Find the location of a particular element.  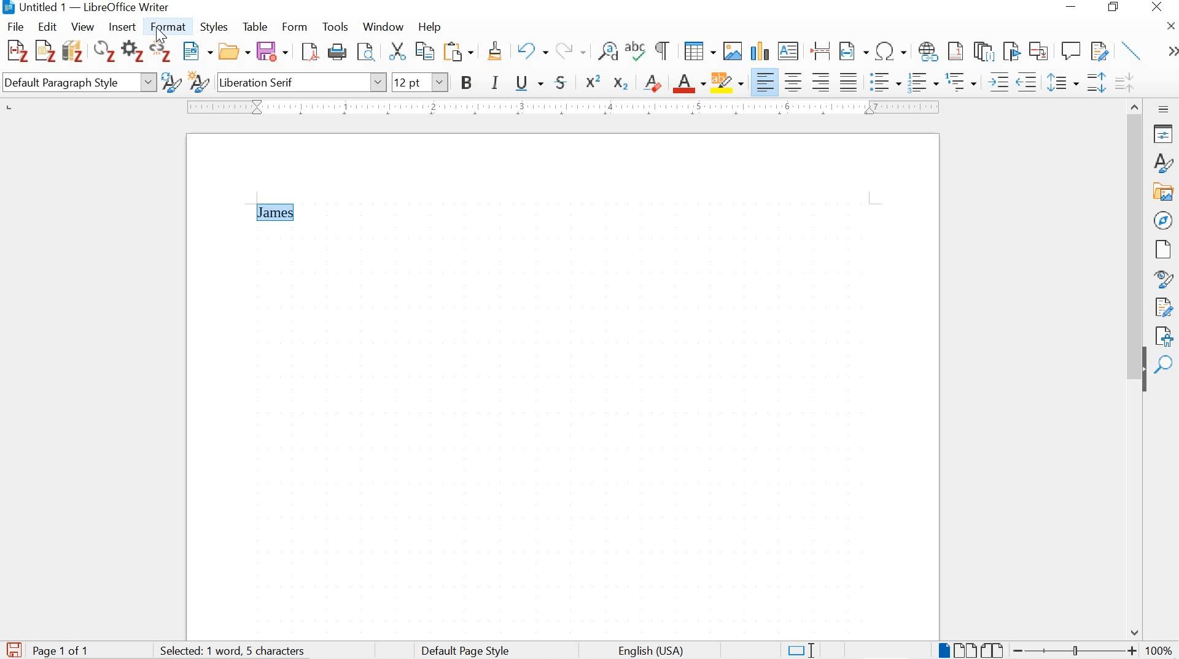

cut is located at coordinates (397, 53).